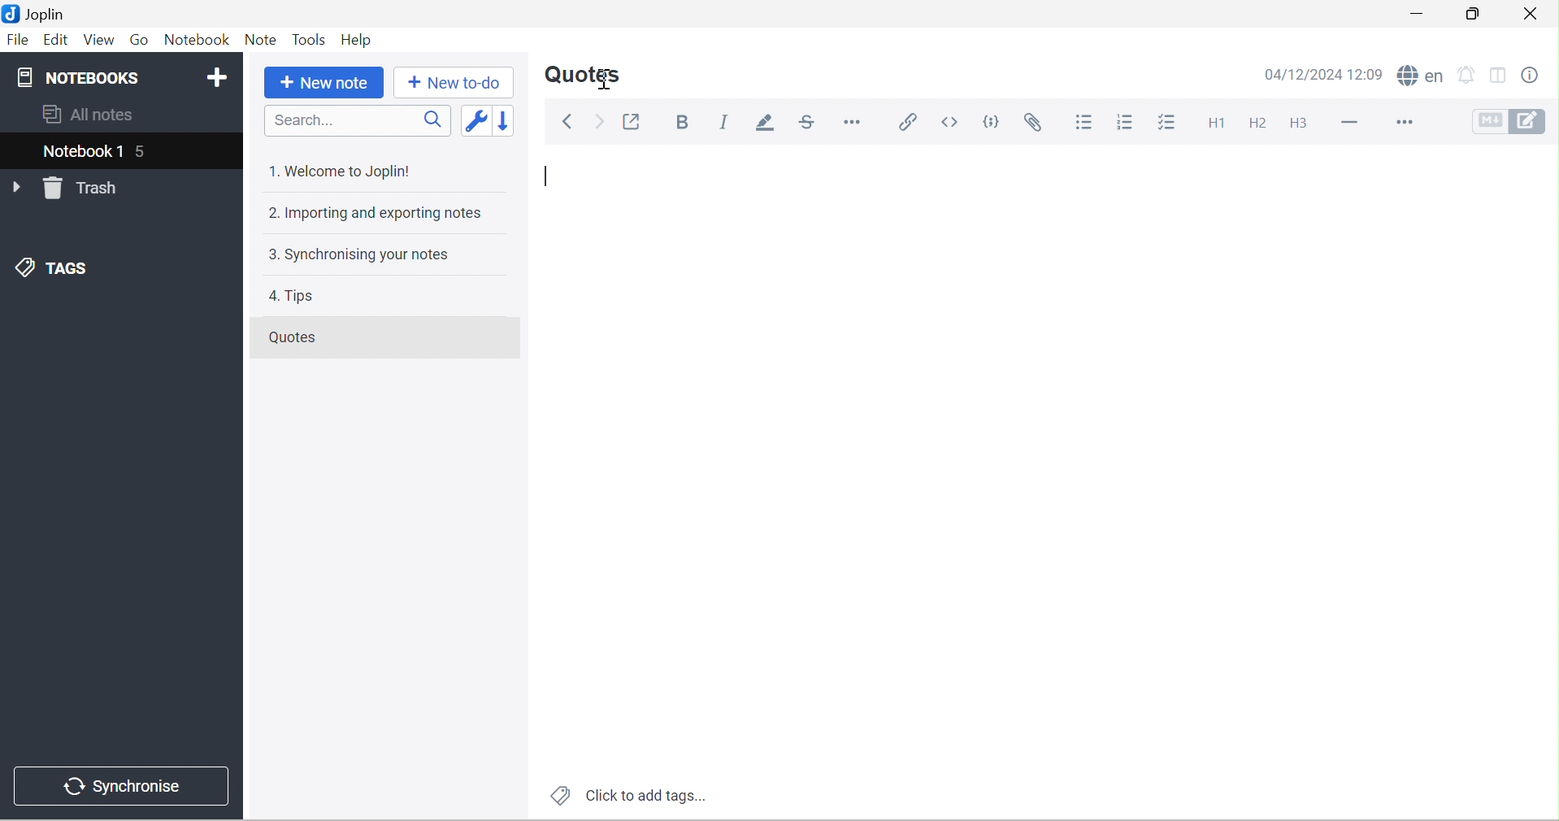  What do you see at coordinates (199, 41) in the screenshot?
I see `Notebook` at bounding box center [199, 41].